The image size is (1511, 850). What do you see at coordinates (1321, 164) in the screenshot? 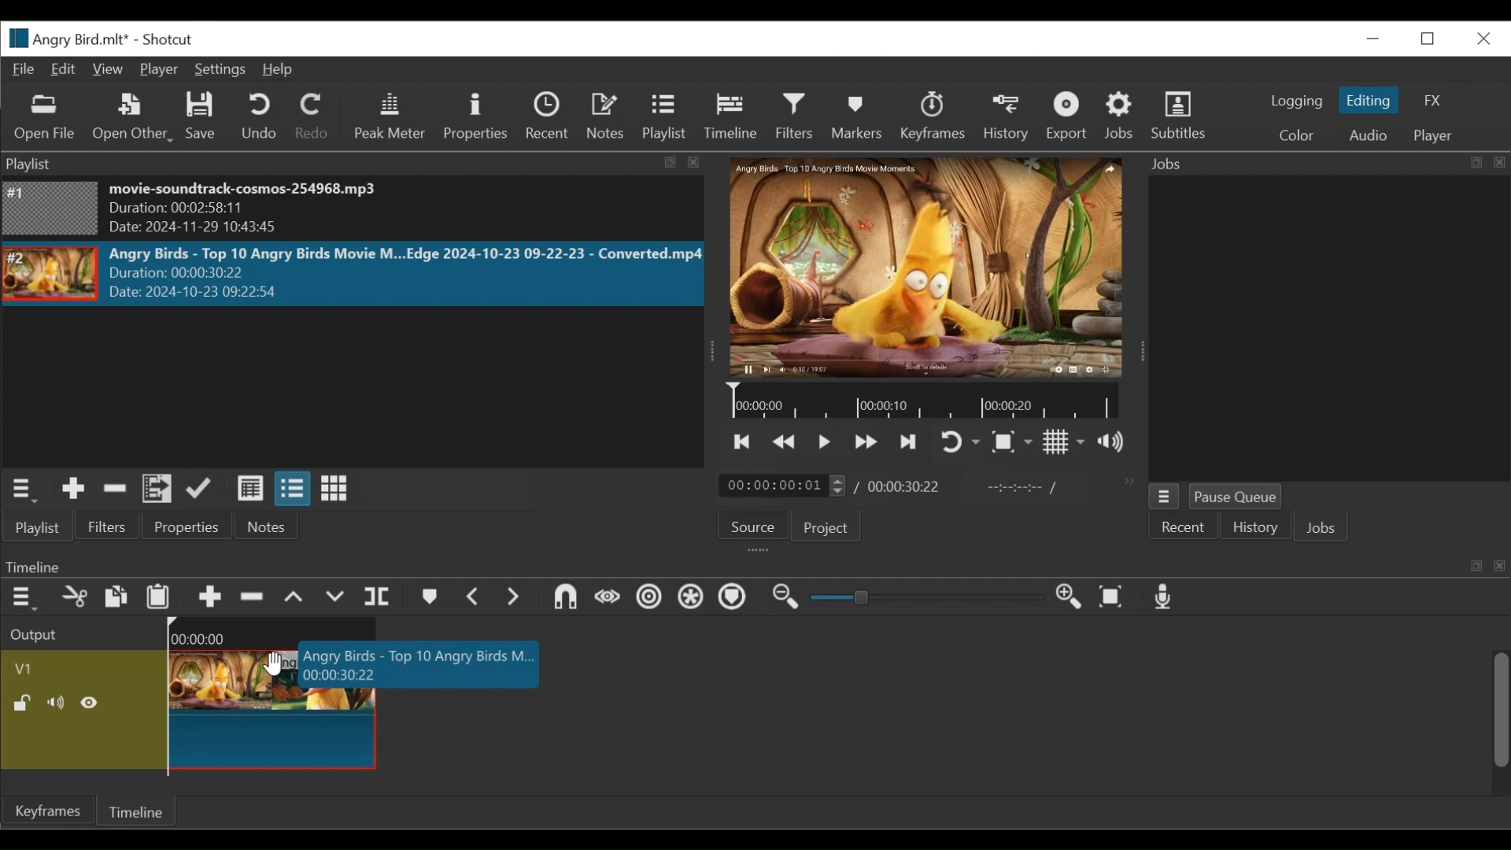
I see `Jobs Panel` at bounding box center [1321, 164].